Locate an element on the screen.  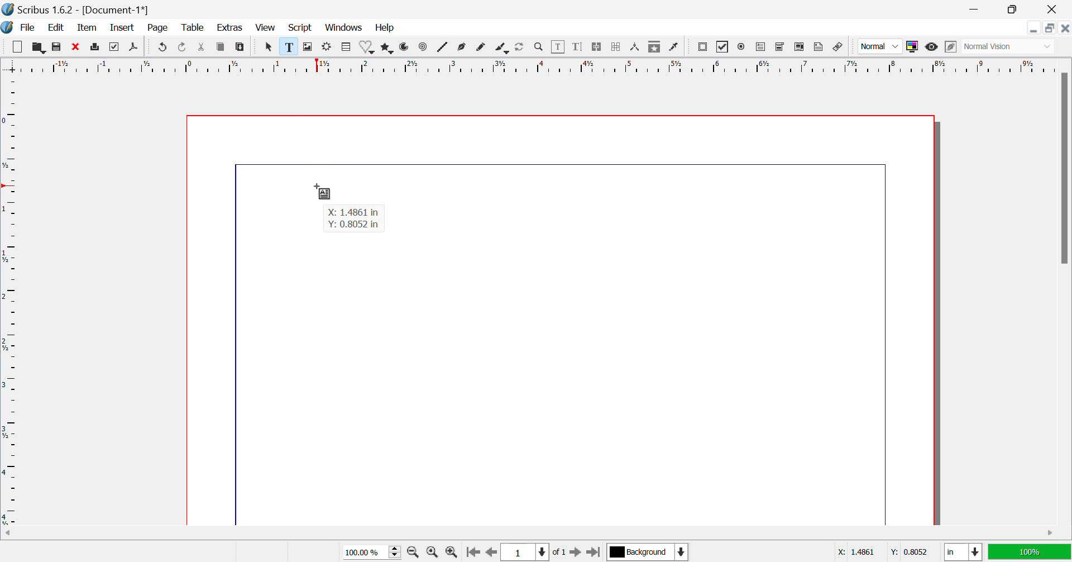
Delink Text Frame is located at coordinates (616, 48).